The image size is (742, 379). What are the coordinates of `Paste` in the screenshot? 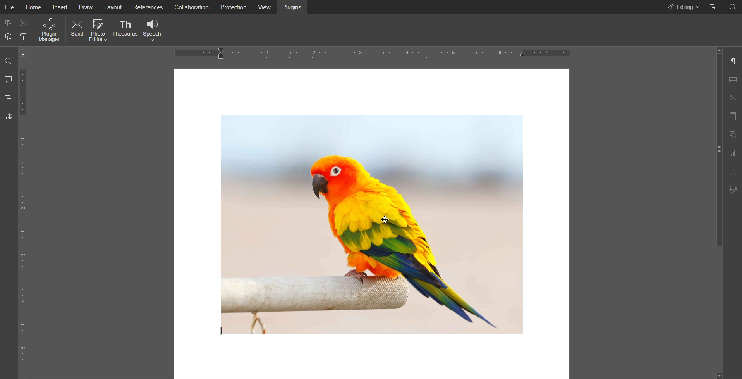 It's located at (9, 36).